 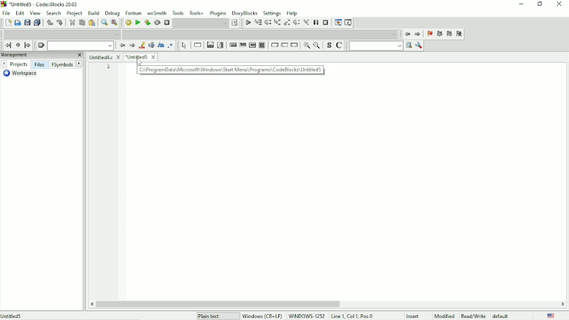 I want to click on Step out, so click(x=287, y=23).